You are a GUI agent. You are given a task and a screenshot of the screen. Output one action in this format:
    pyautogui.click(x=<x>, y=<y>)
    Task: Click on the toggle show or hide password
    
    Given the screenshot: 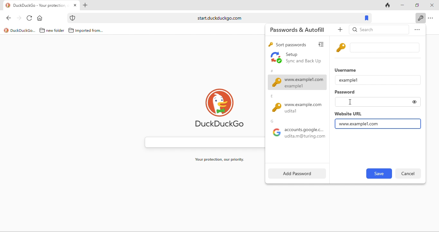 What is the action you would take?
    pyautogui.click(x=415, y=102)
    